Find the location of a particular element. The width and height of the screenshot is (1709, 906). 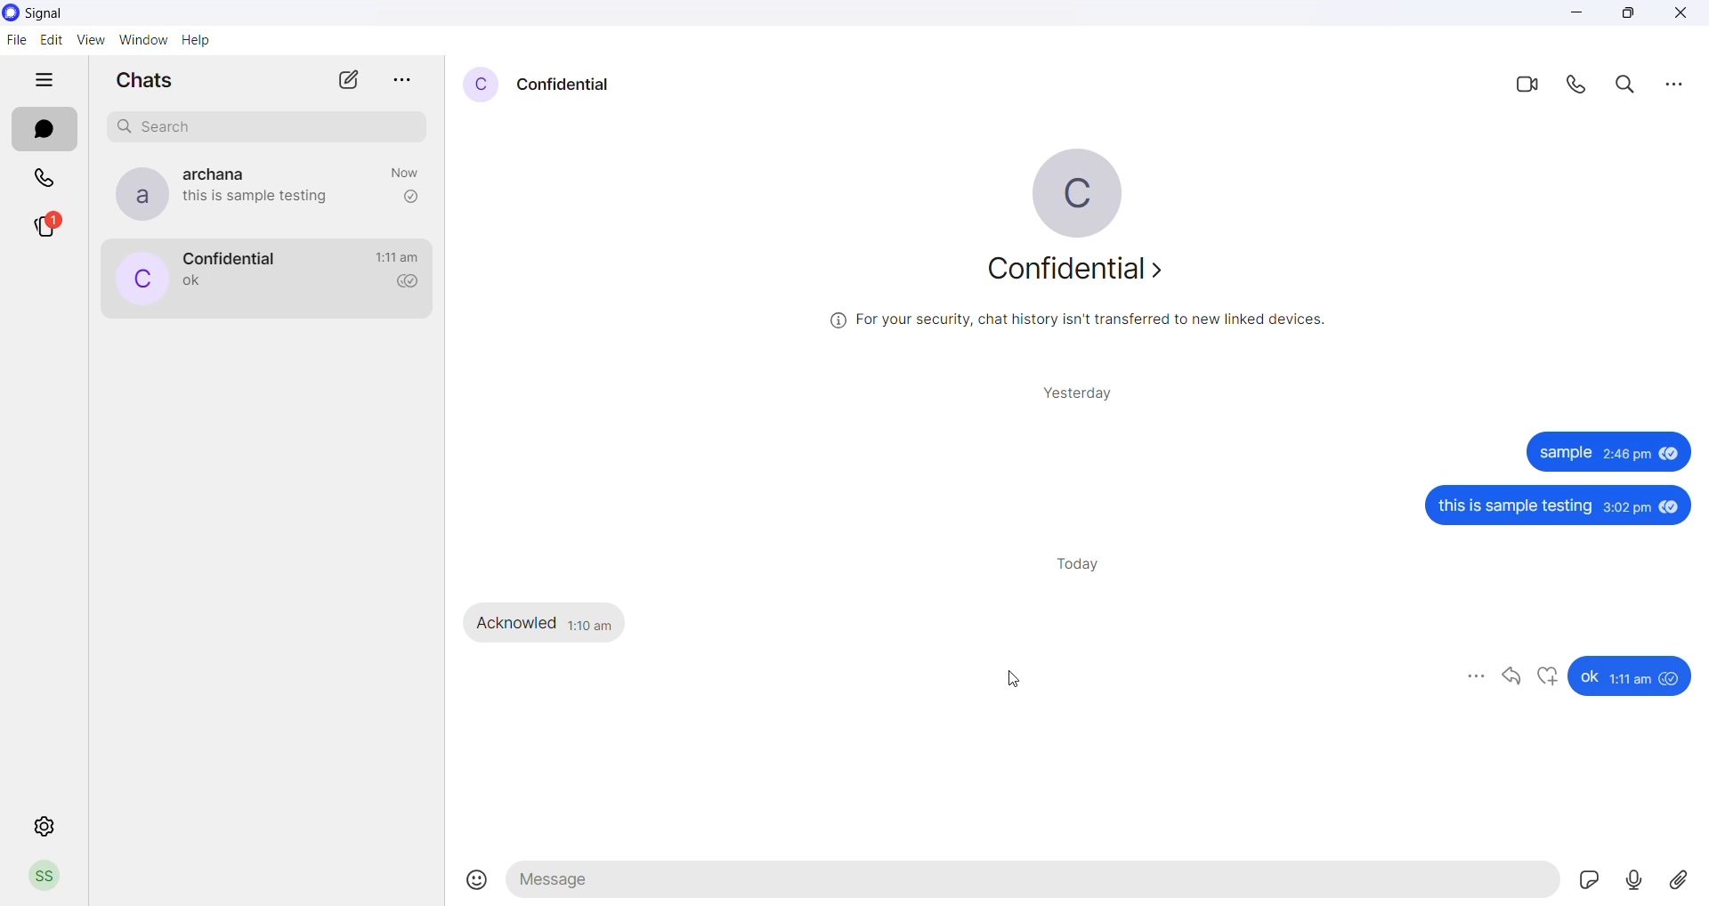

voice call is located at coordinates (1580, 85).